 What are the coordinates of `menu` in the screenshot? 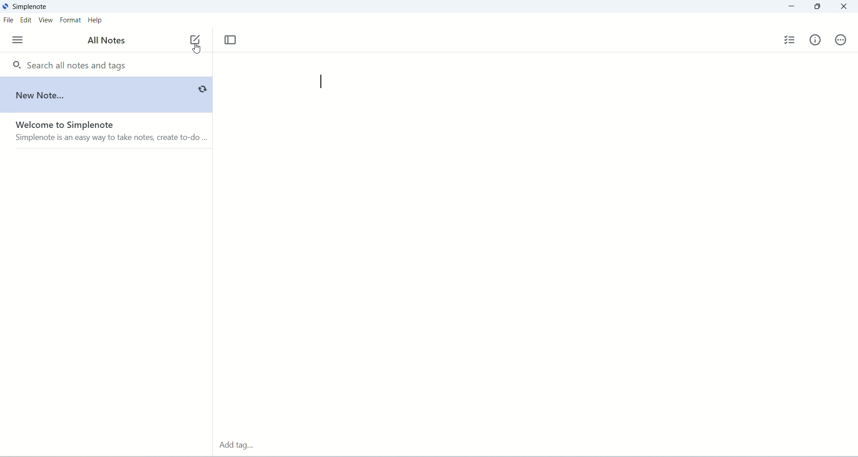 It's located at (17, 41).